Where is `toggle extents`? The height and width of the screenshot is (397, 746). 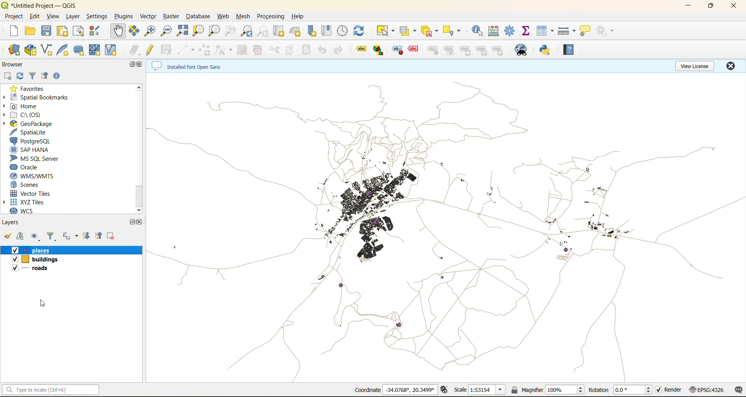
toggle extents is located at coordinates (445, 389).